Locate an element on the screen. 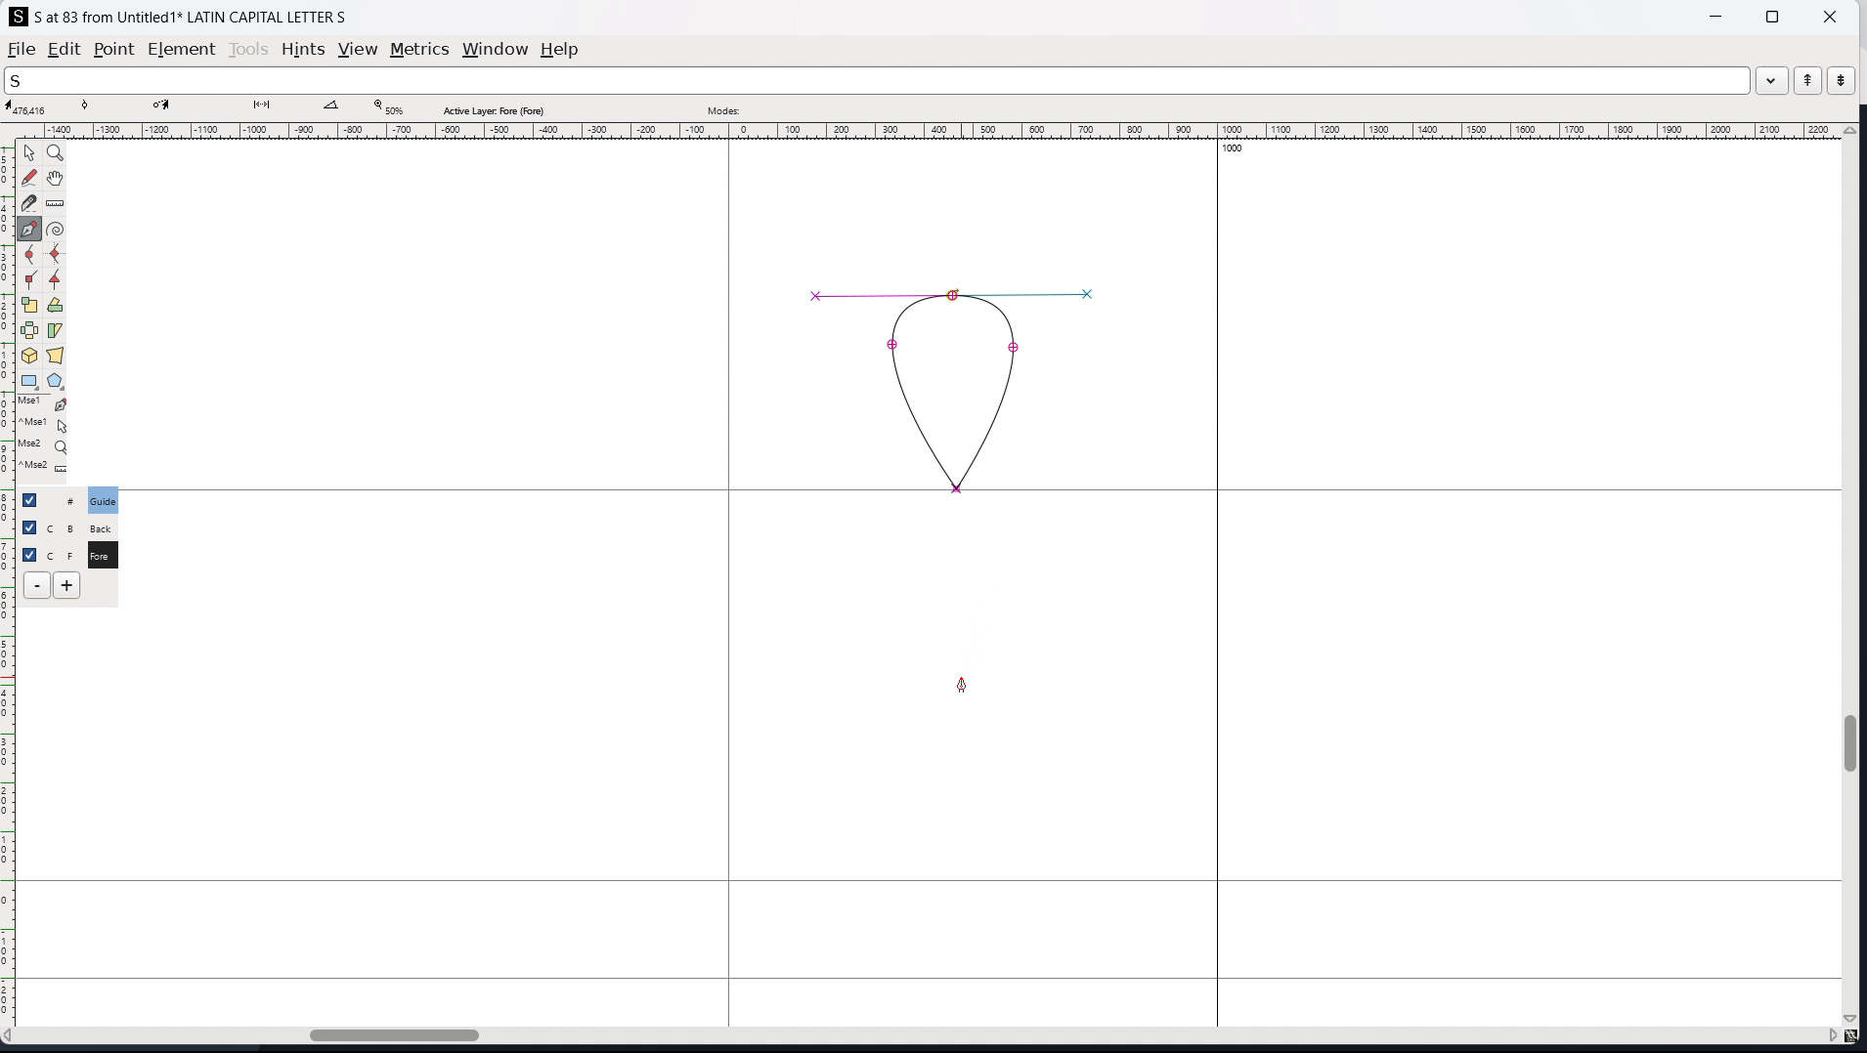 The height and width of the screenshot is (1053, 1867). modes is located at coordinates (723, 108).